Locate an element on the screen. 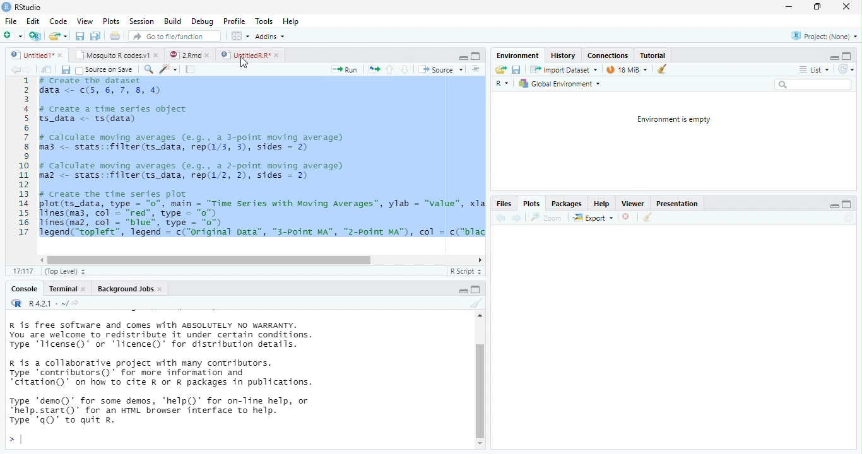  horizontal scrollbar is located at coordinates (210, 260).